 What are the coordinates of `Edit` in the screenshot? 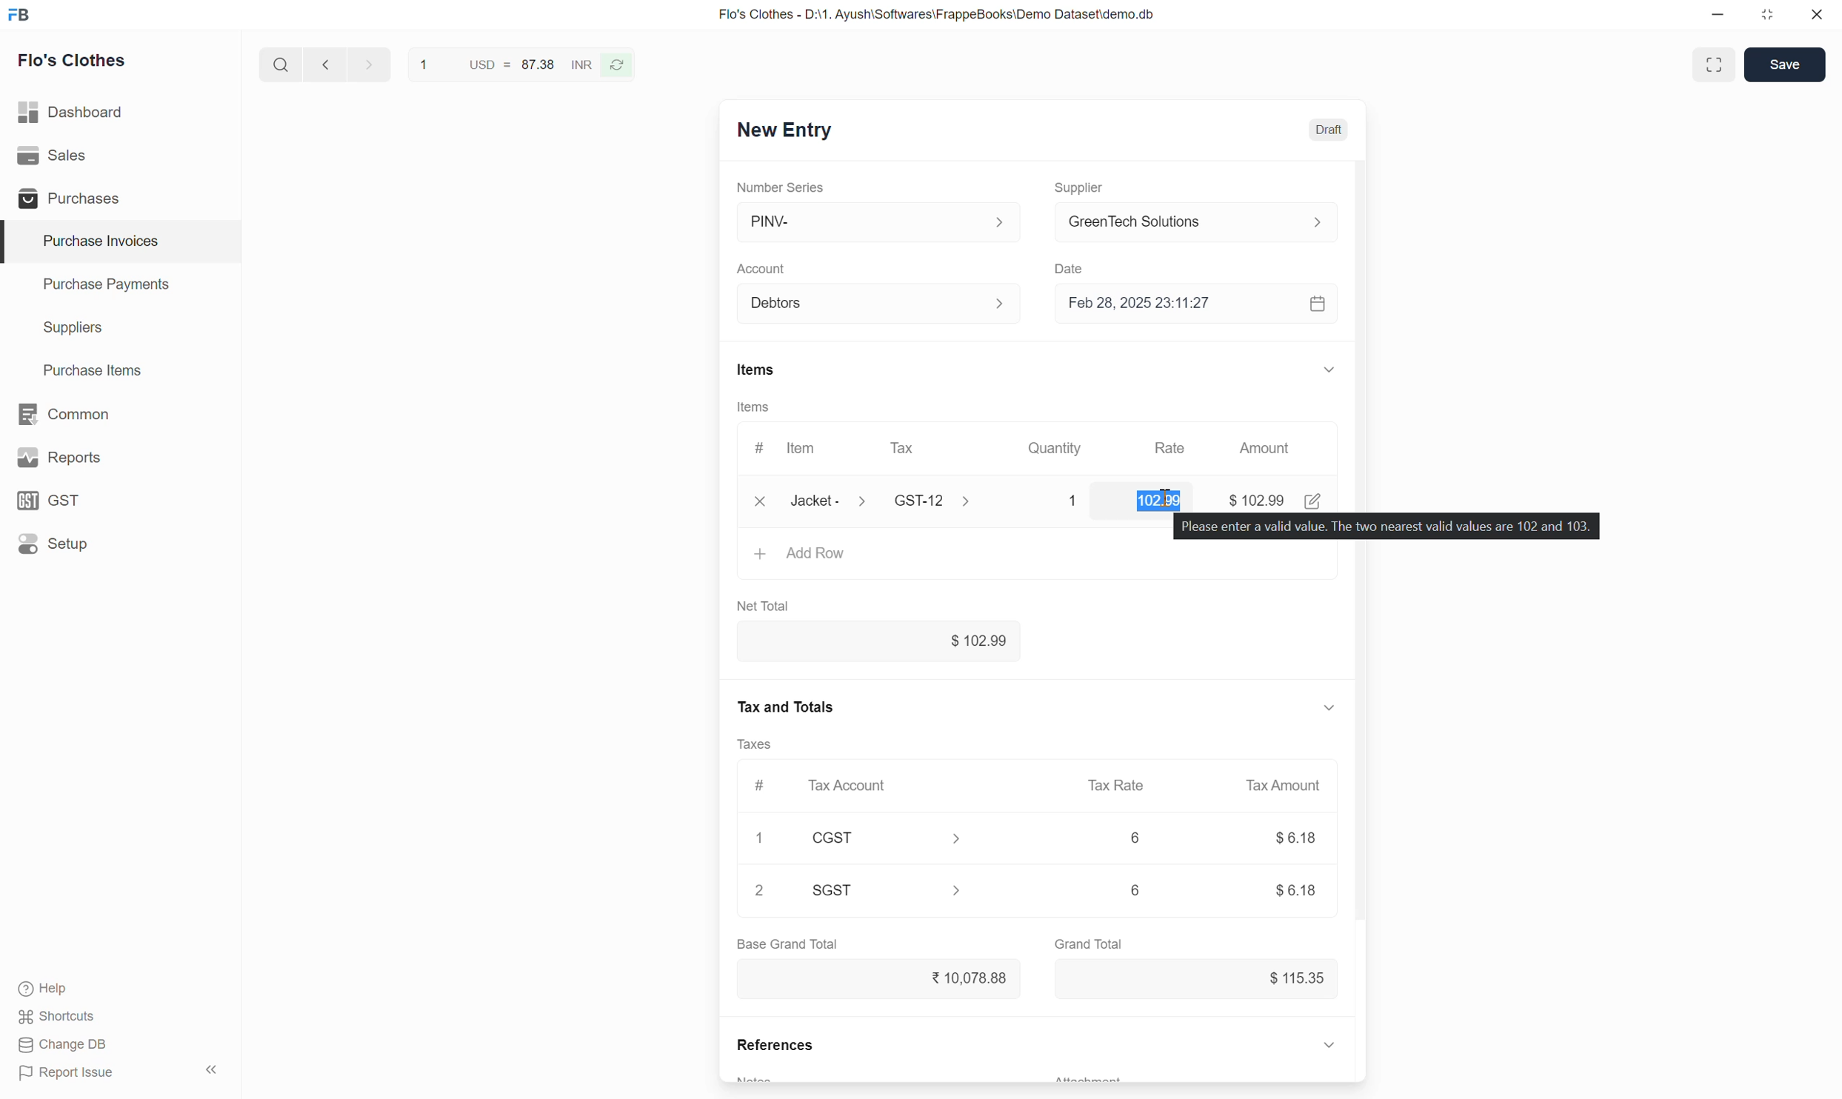 It's located at (1313, 501).